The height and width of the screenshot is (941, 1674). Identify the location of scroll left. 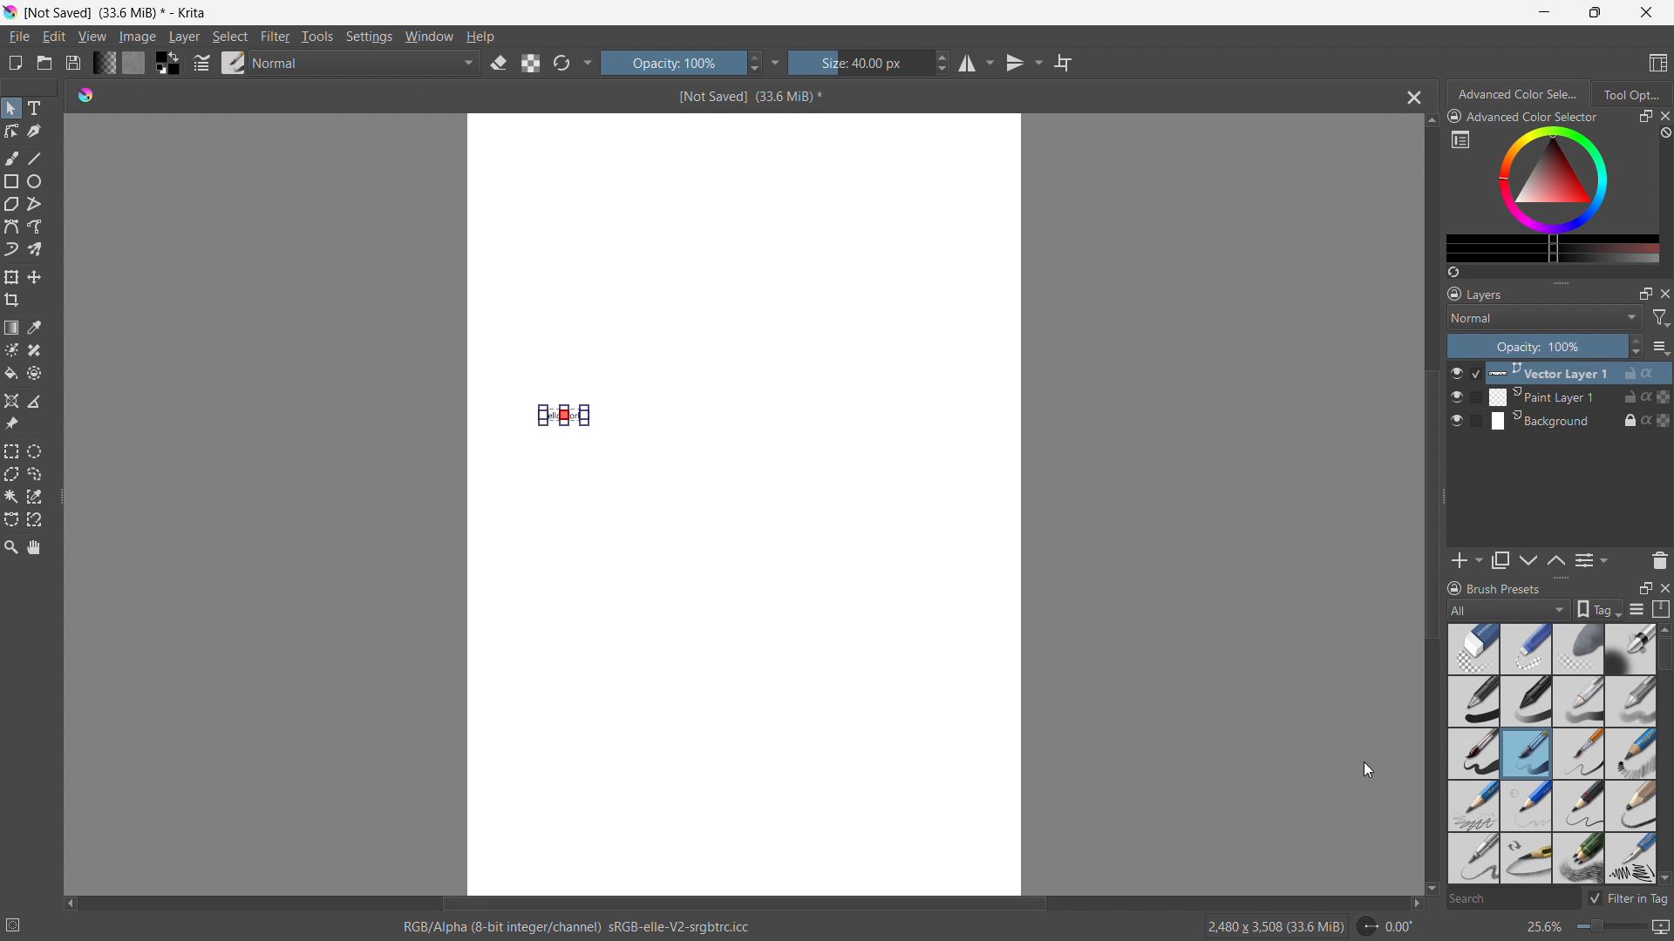
(71, 899).